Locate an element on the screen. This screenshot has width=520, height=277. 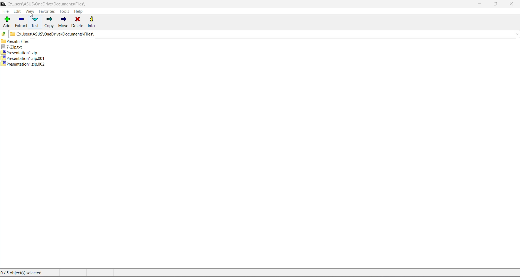
Extract is located at coordinates (21, 22).